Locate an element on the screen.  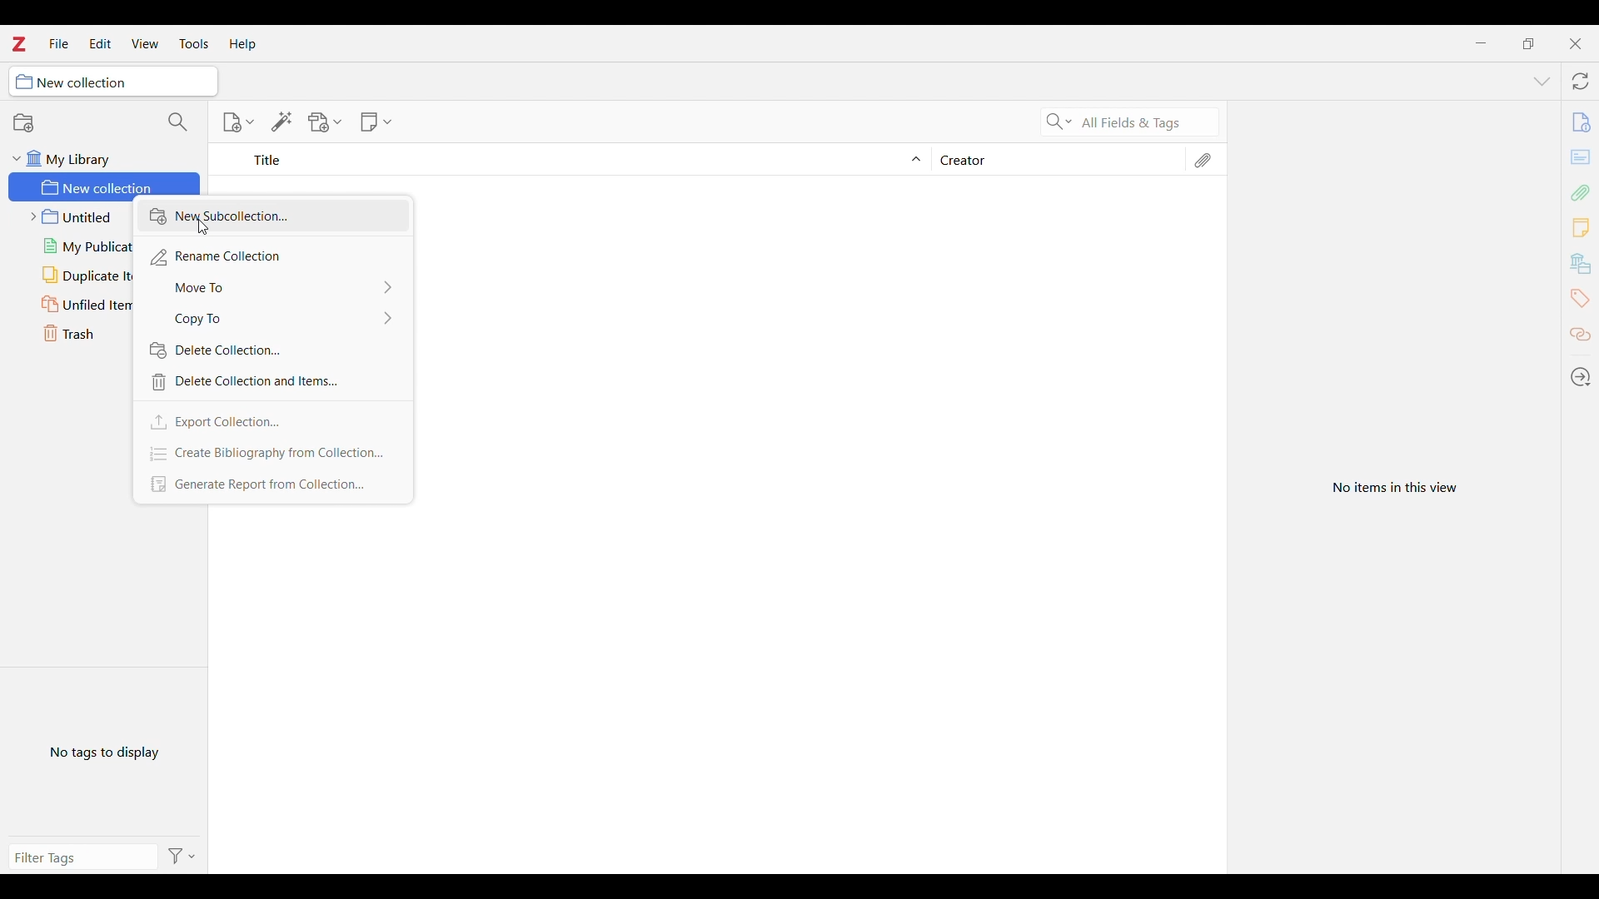
No tags to display  is located at coordinates (105, 752).